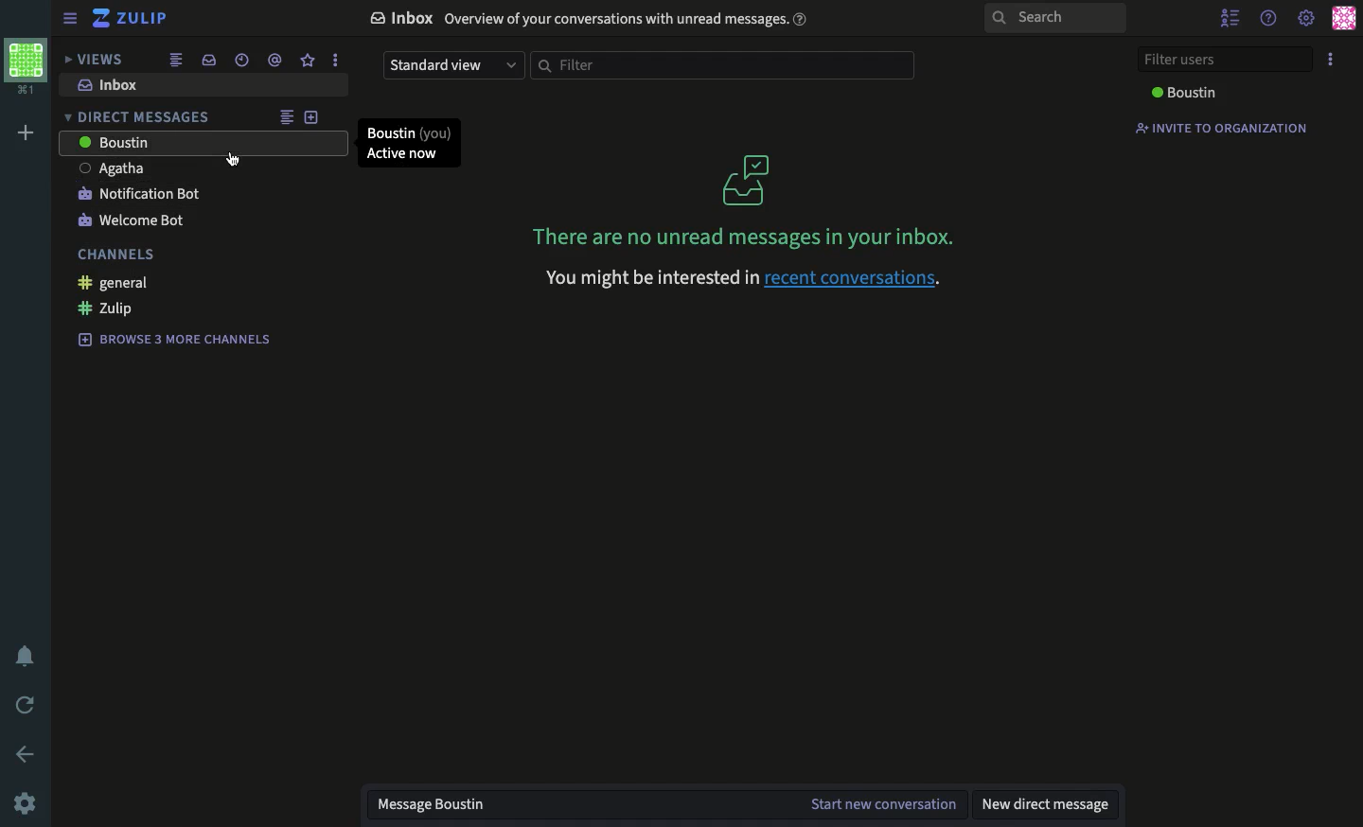 The image size is (1363, 827). What do you see at coordinates (177, 62) in the screenshot?
I see `combined feed` at bounding box center [177, 62].